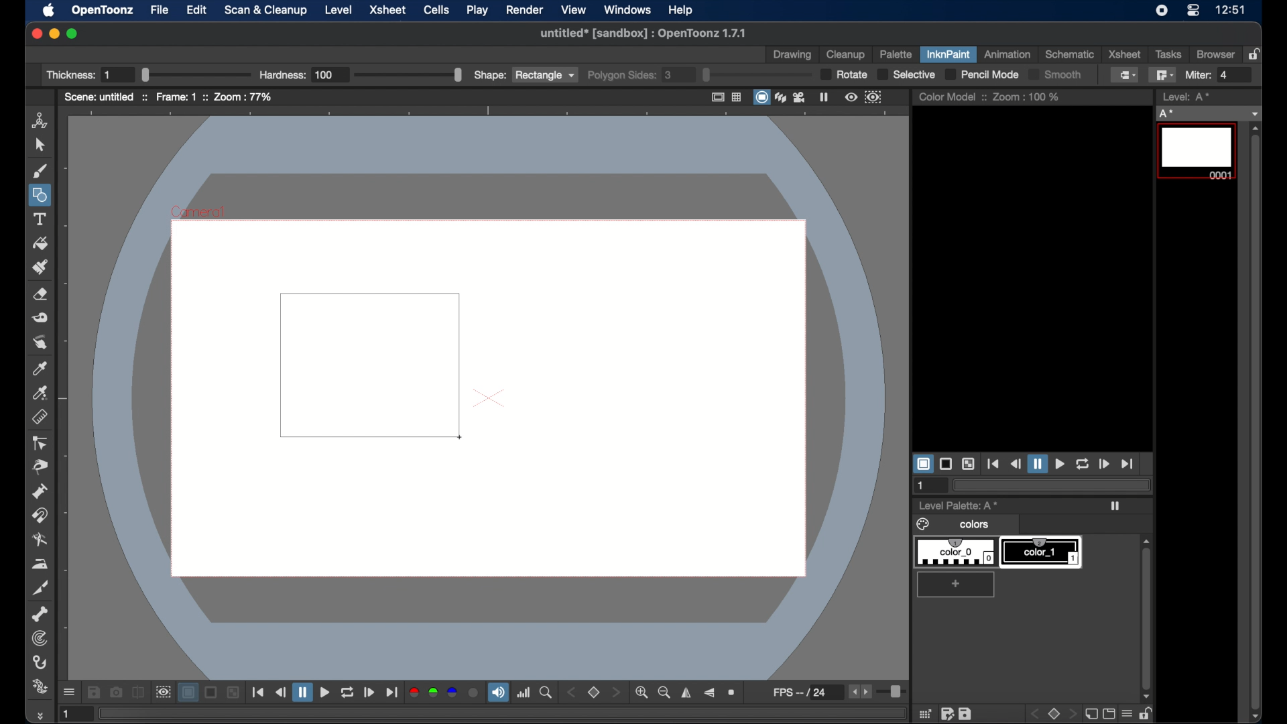  What do you see at coordinates (847, 54) in the screenshot?
I see `cleanup` at bounding box center [847, 54].